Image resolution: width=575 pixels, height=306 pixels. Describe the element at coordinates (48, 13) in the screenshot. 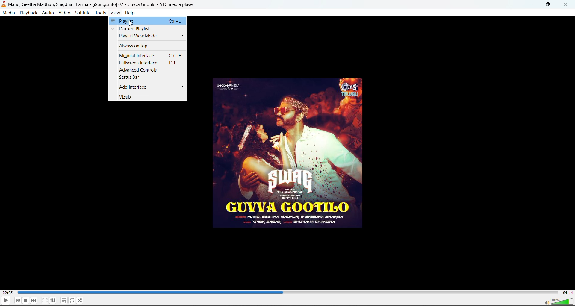

I see `audio` at that location.